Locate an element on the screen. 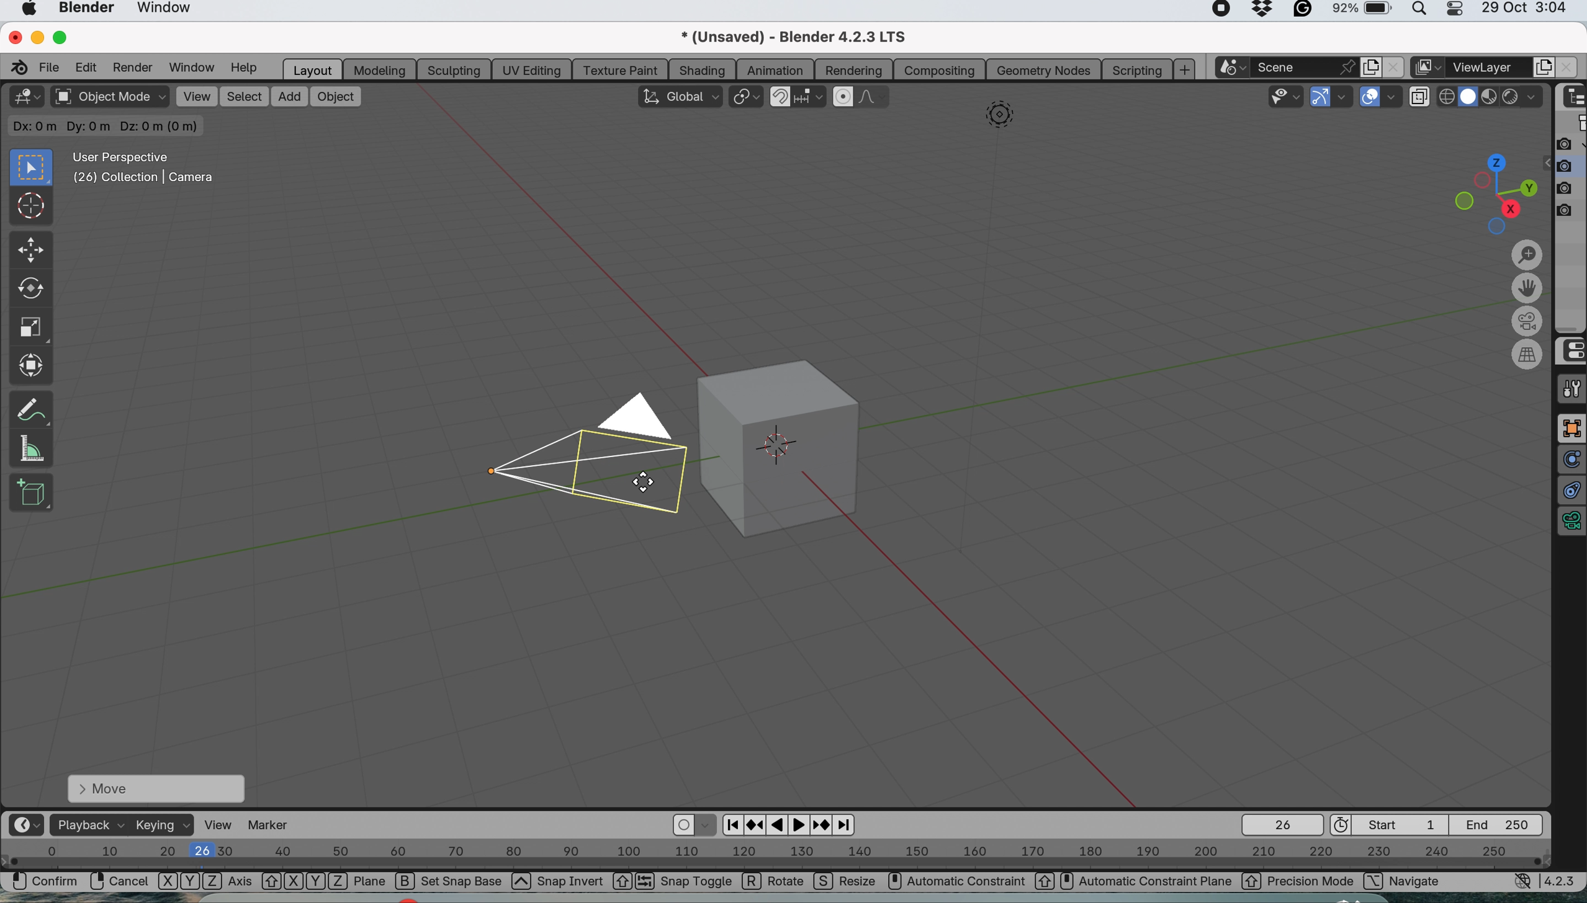 Image resolution: width=1587 pixels, height=903 pixels. auto keying is located at coordinates (684, 825).